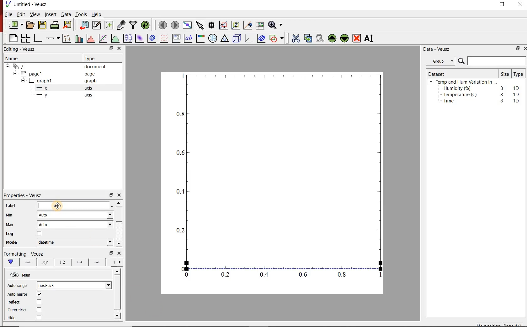 The height and width of the screenshot is (327, 527). What do you see at coordinates (179, 192) in the screenshot?
I see `0.4` at bounding box center [179, 192].